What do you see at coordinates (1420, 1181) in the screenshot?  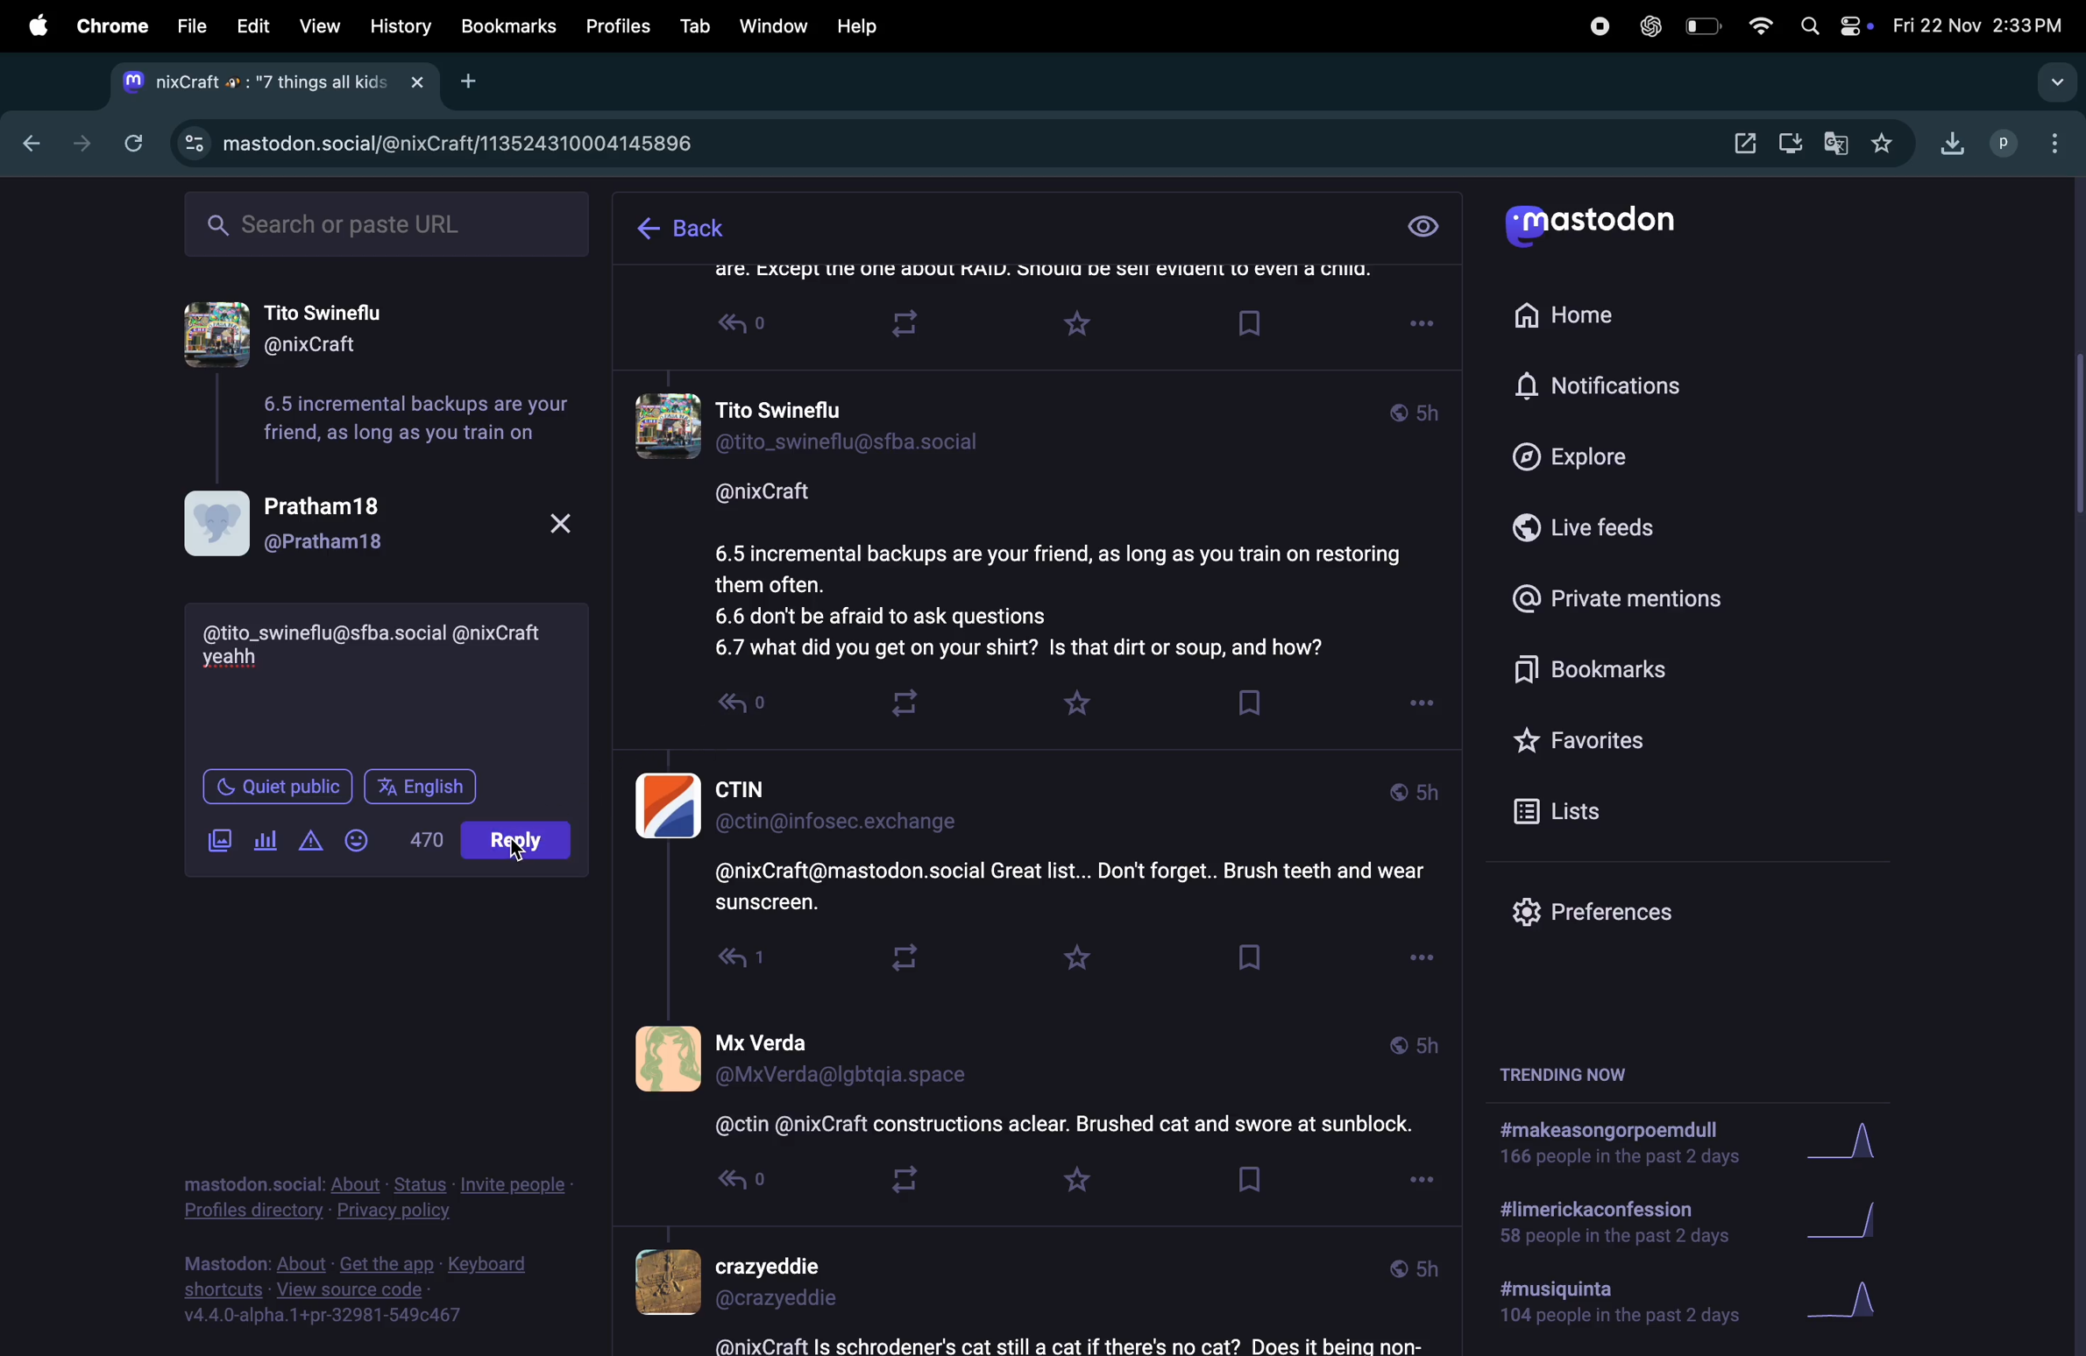 I see `options` at bounding box center [1420, 1181].